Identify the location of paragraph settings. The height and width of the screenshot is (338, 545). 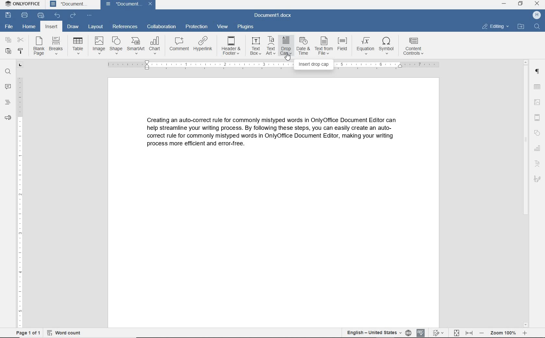
(538, 72).